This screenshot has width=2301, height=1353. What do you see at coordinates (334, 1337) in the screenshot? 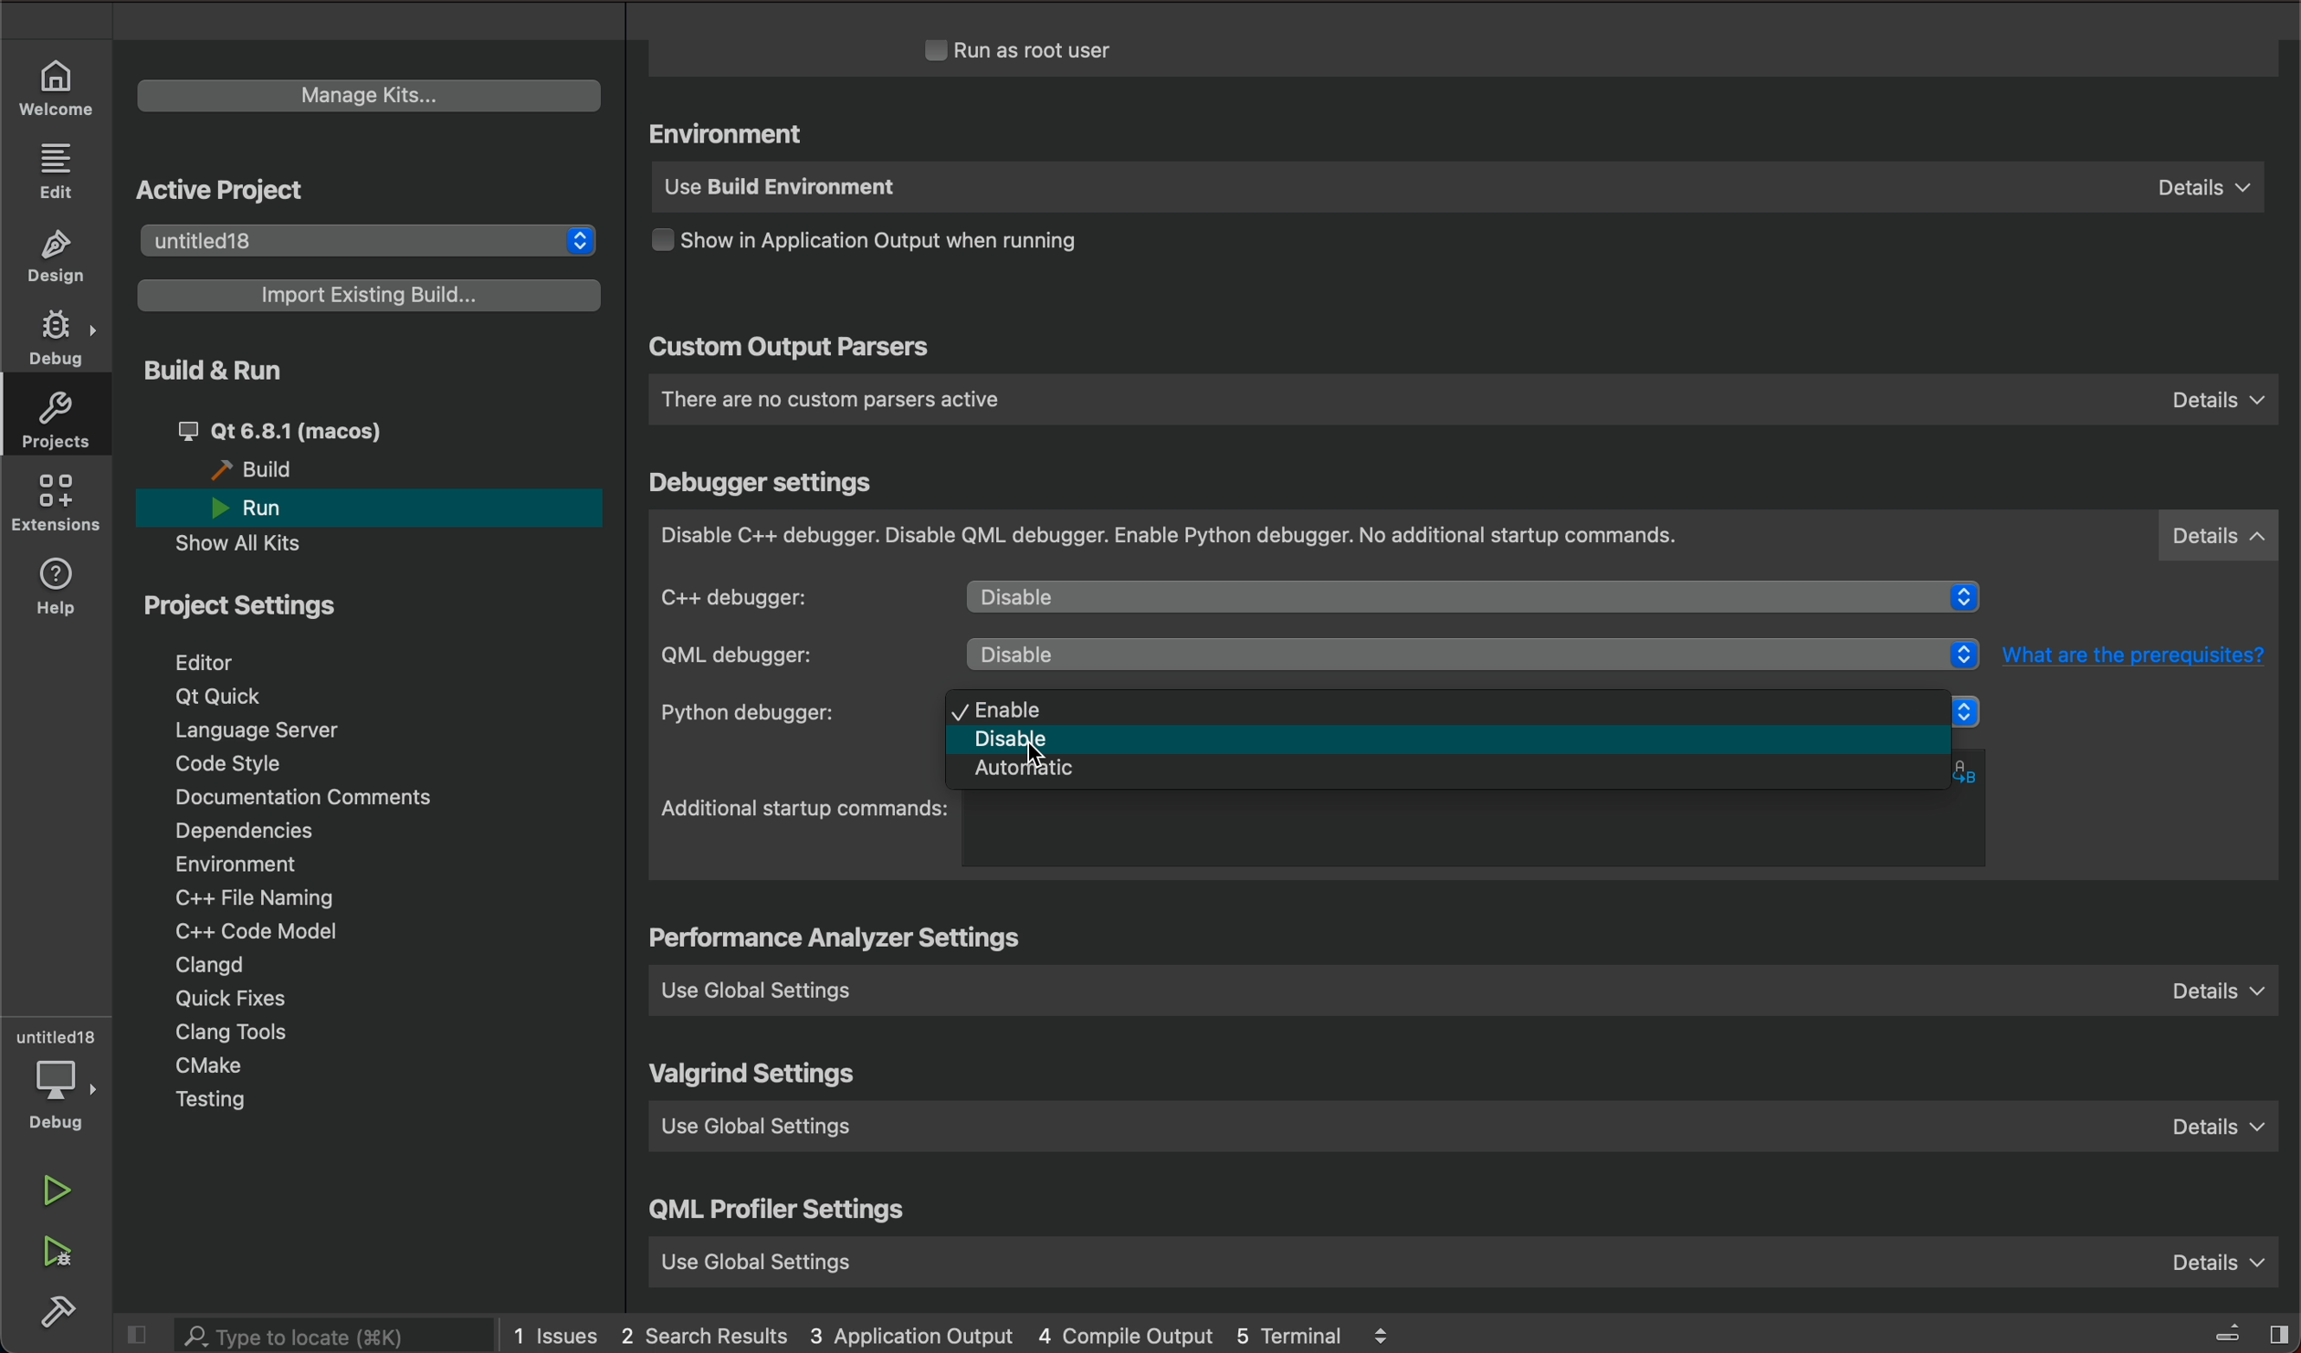
I see `search` at bounding box center [334, 1337].